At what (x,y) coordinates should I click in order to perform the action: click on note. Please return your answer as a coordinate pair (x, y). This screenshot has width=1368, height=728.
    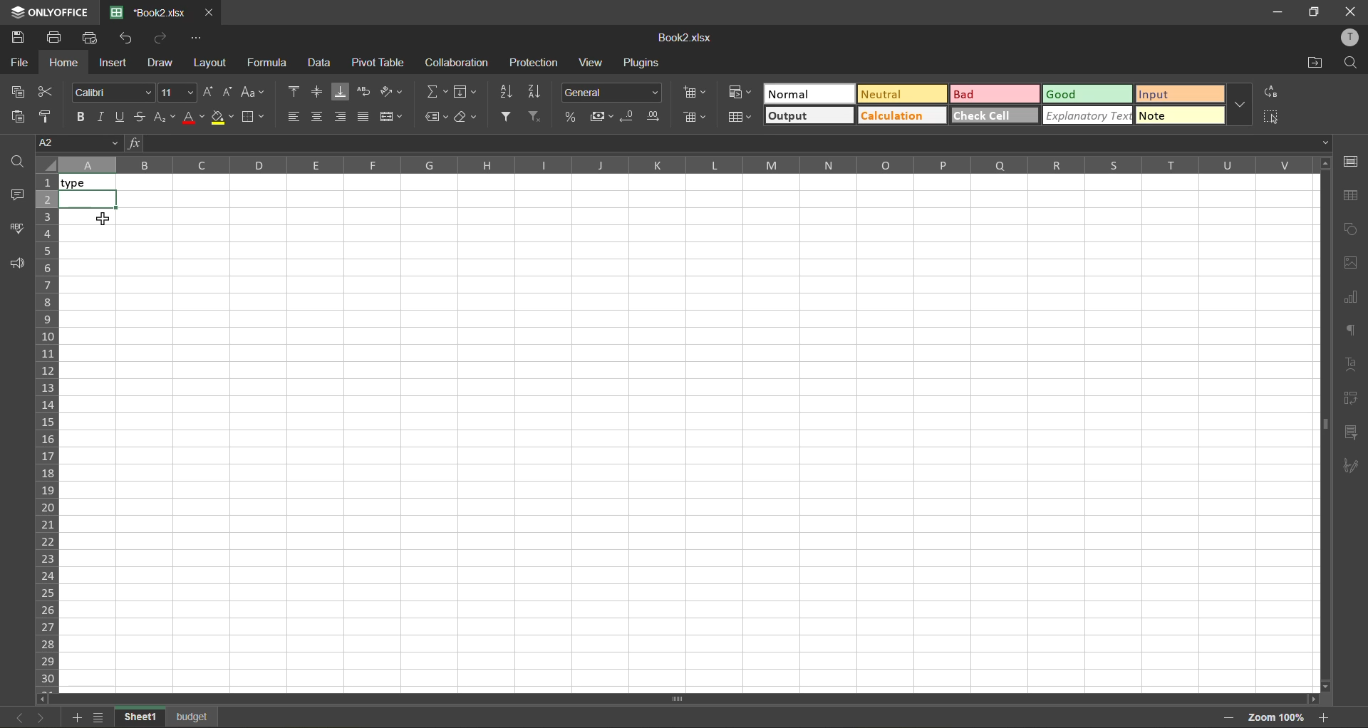
    Looking at the image, I should click on (1176, 115).